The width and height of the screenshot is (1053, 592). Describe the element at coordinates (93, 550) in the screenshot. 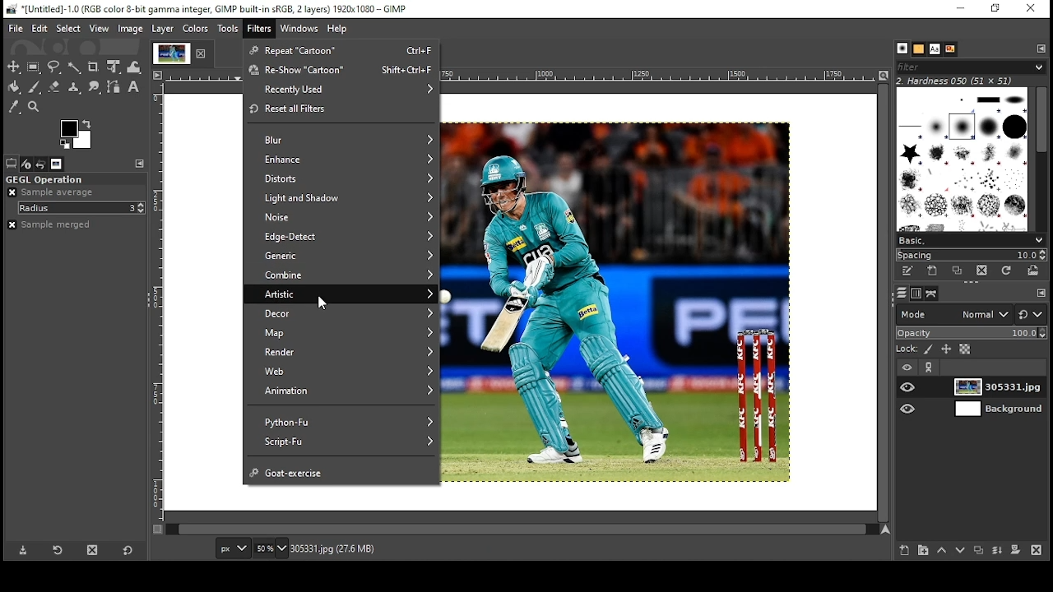

I see `delete tool preset` at that location.